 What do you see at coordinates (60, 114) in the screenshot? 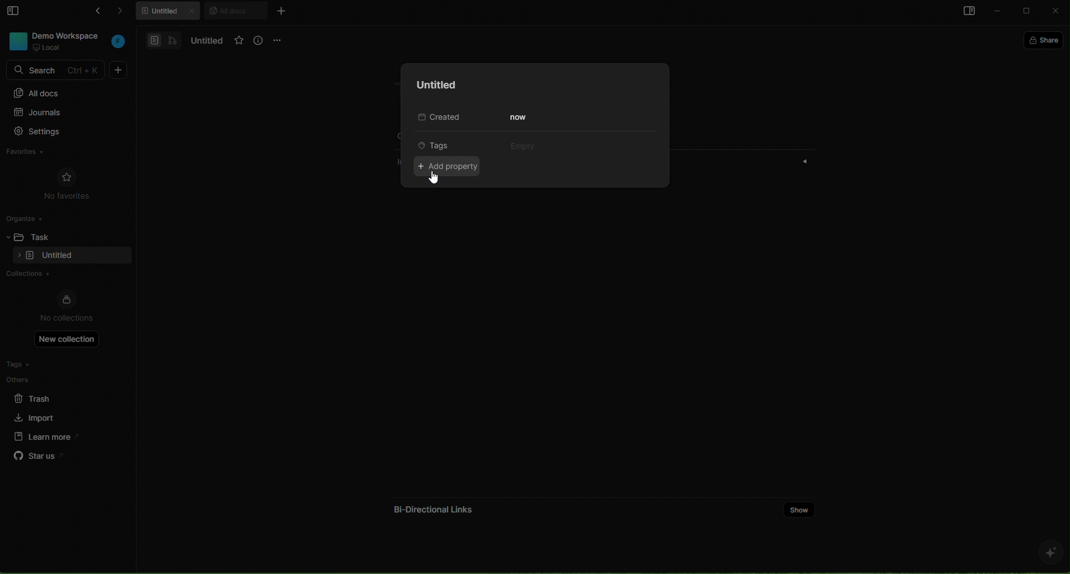
I see `journals` at bounding box center [60, 114].